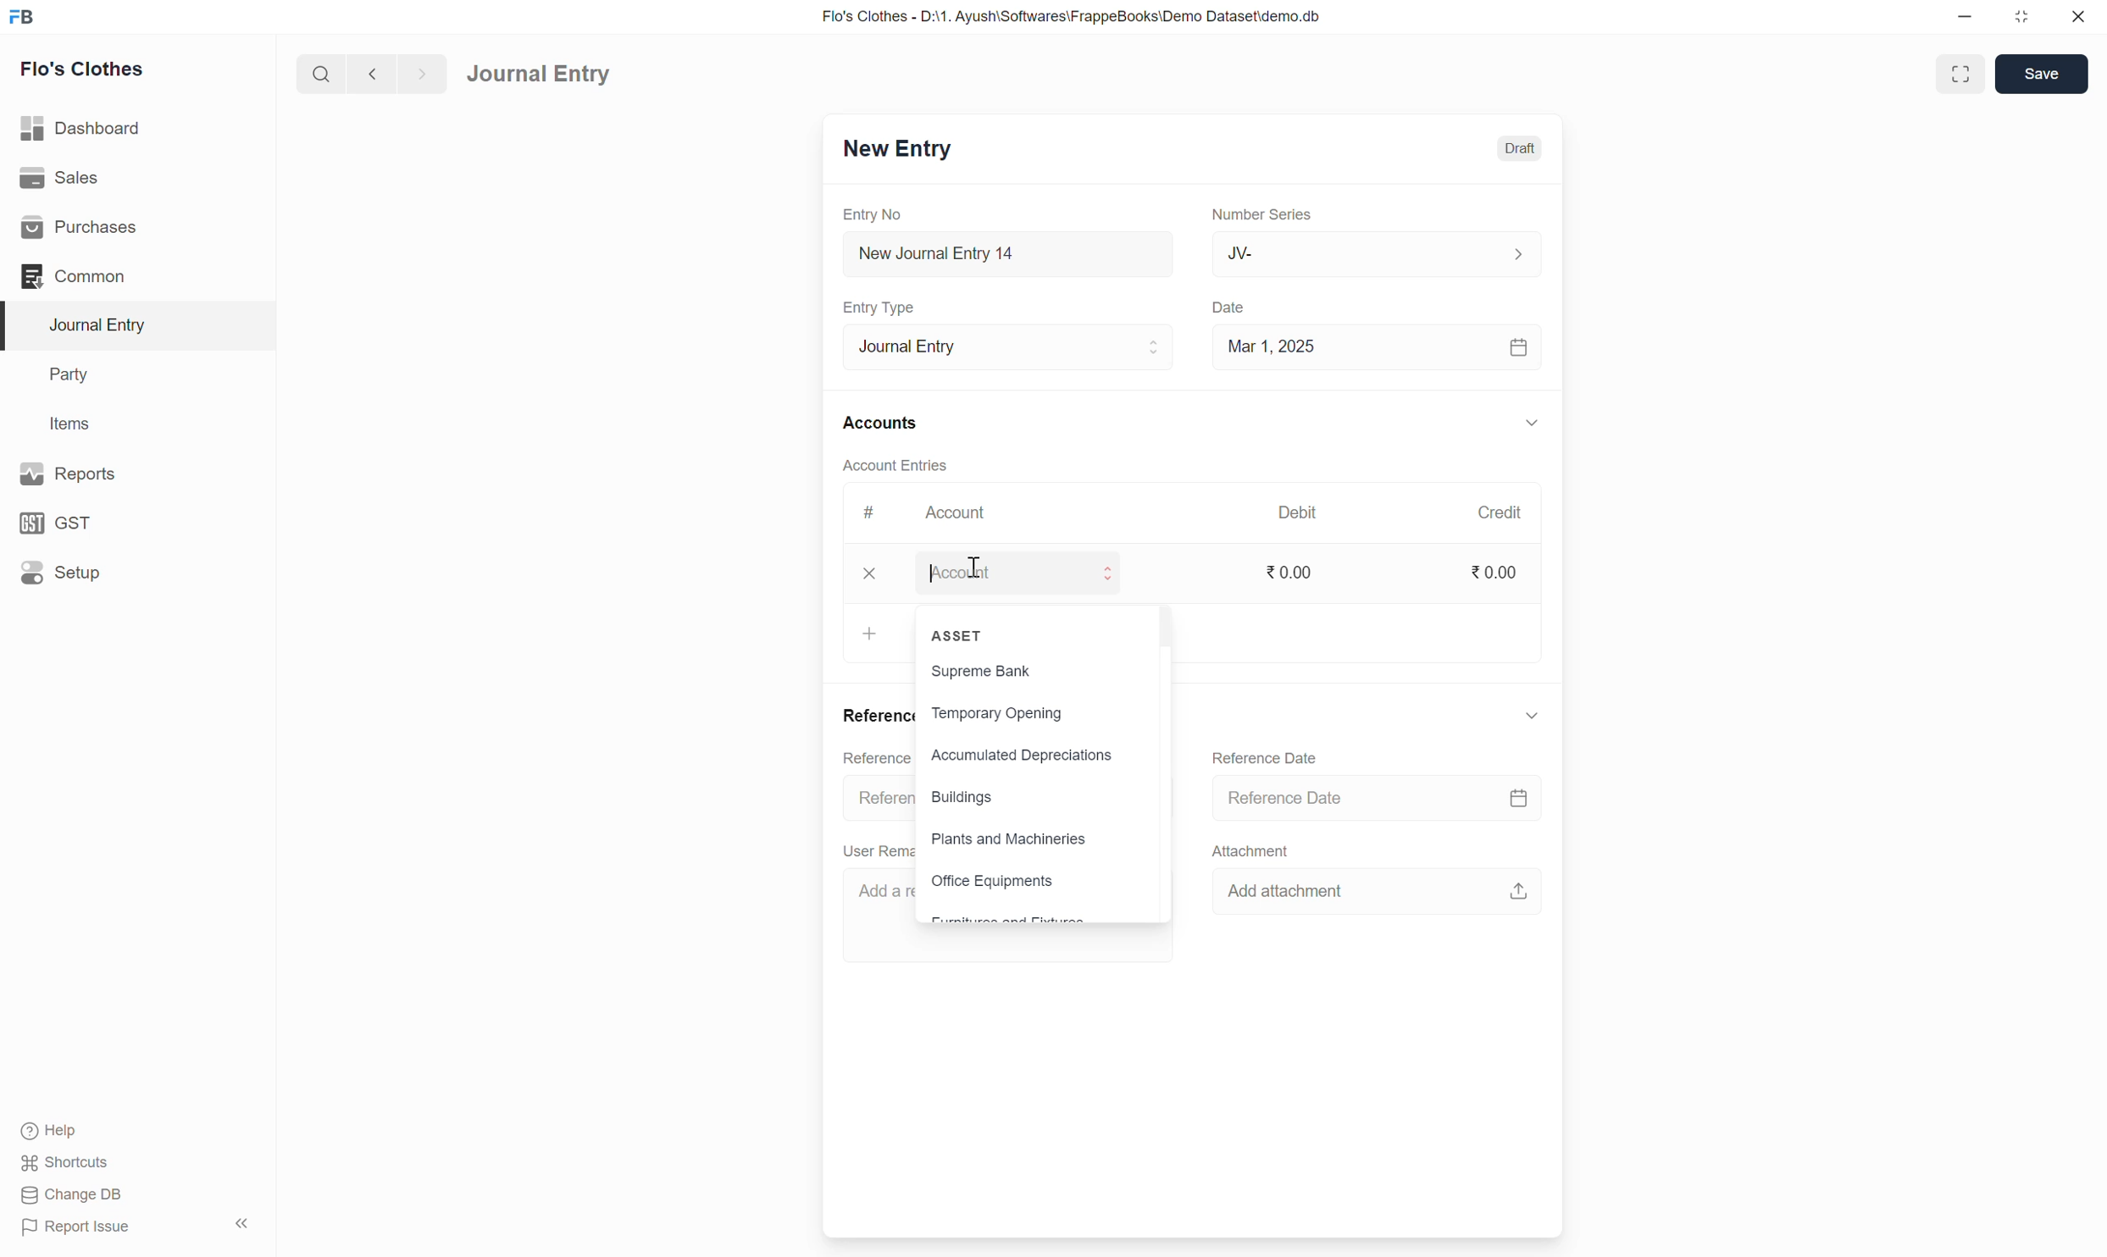 Image resolution: width=2107 pixels, height=1257 pixels. What do you see at coordinates (71, 1194) in the screenshot?
I see `Change DB` at bounding box center [71, 1194].